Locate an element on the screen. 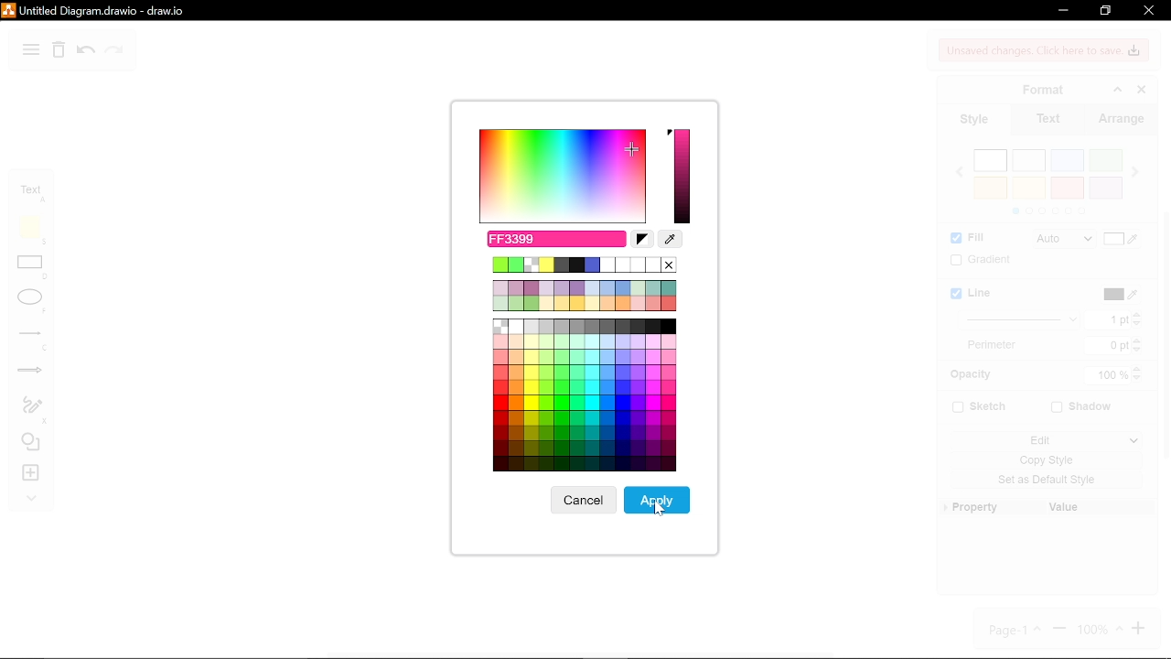 This screenshot has width=1171, height=659. cancel is located at coordinates (581, 501).